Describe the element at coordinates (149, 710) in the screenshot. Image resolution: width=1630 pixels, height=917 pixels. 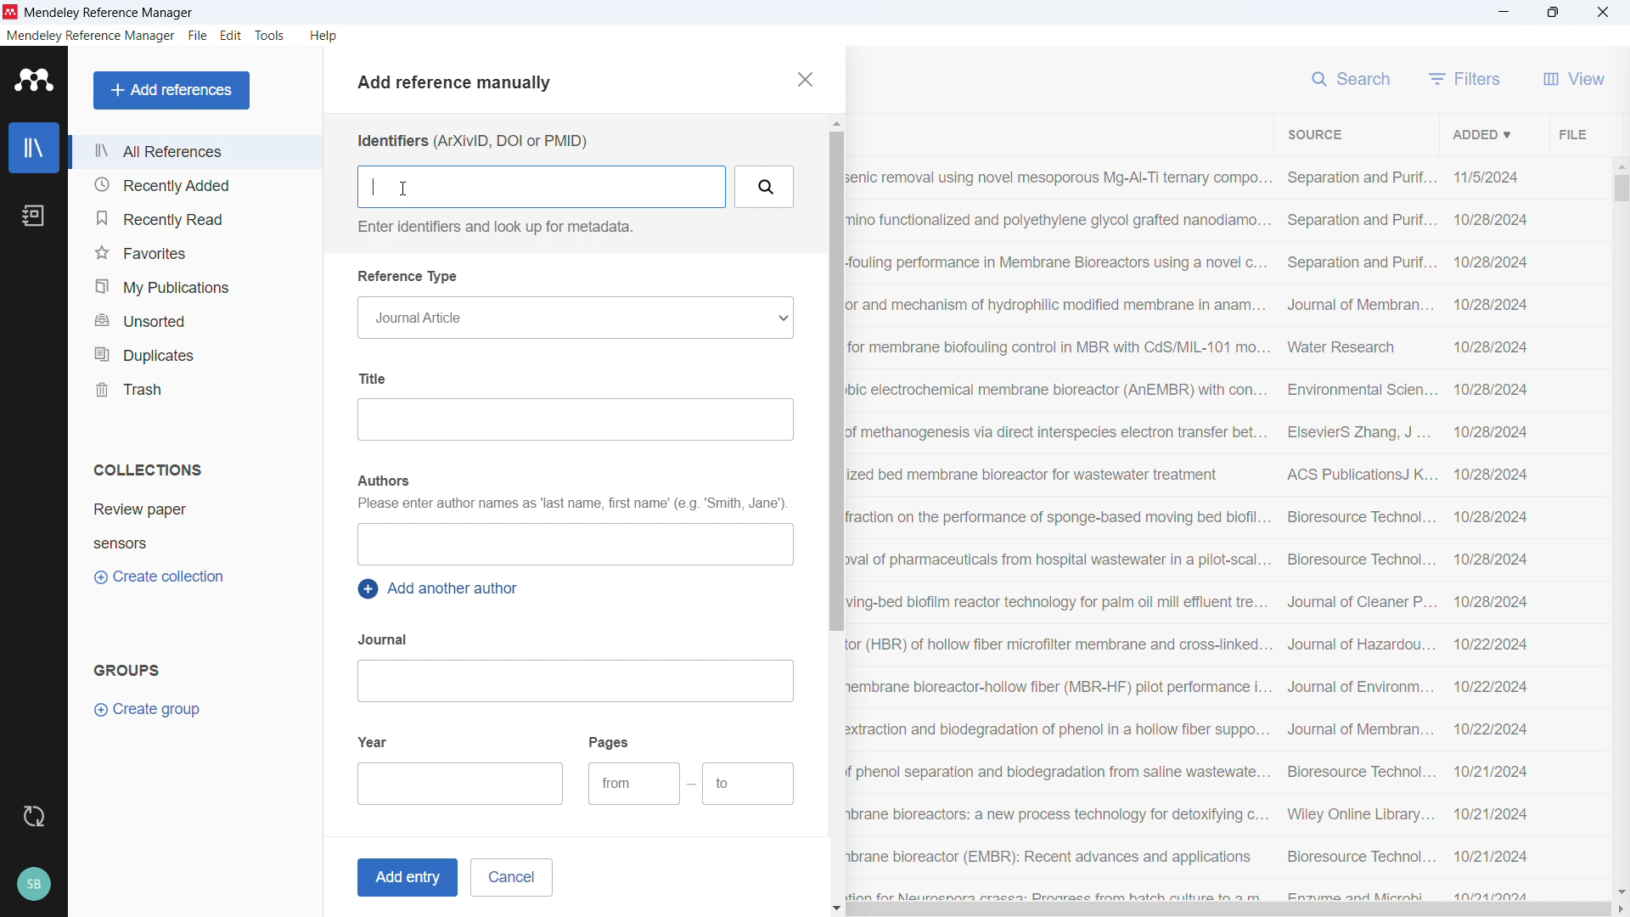
I see `Create group ` at that location.